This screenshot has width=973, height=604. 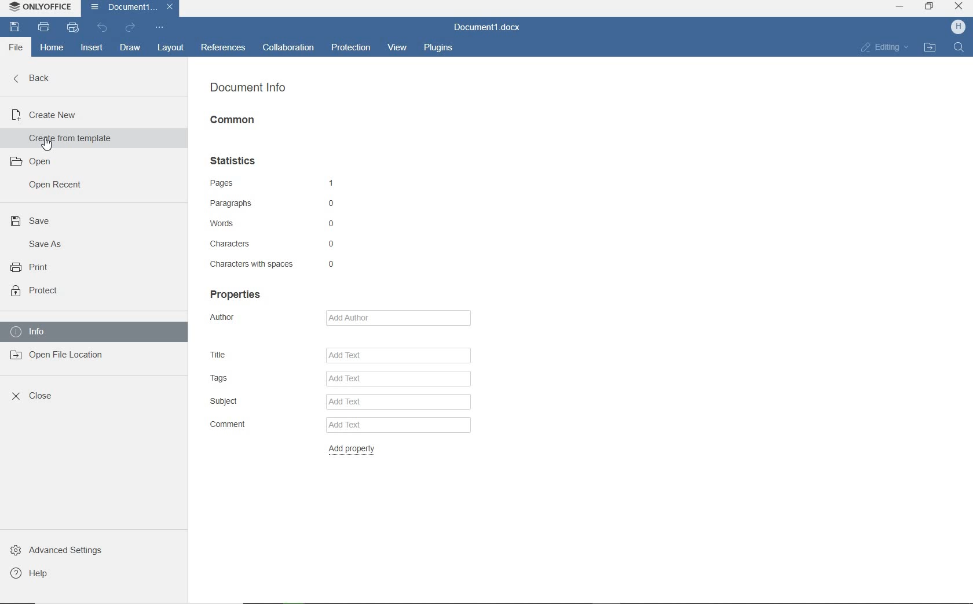 I want to click on create from template, so click(x=69, y=139).